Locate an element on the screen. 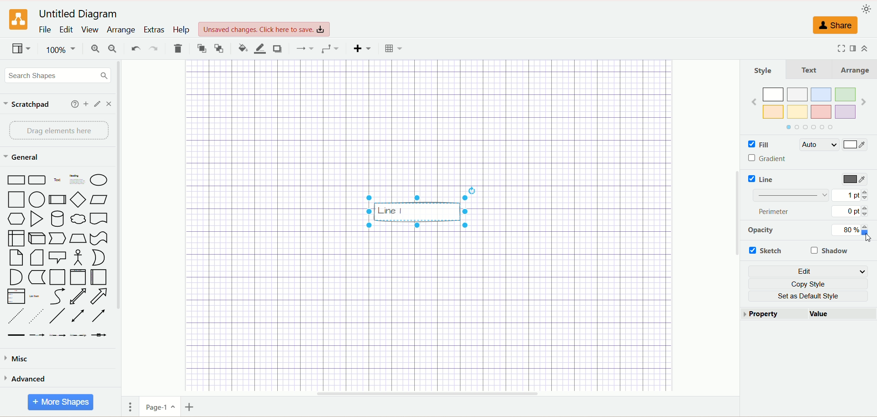 The height and width of the screenshot is (417, 877). Colors is located at coordinates (809, 109).